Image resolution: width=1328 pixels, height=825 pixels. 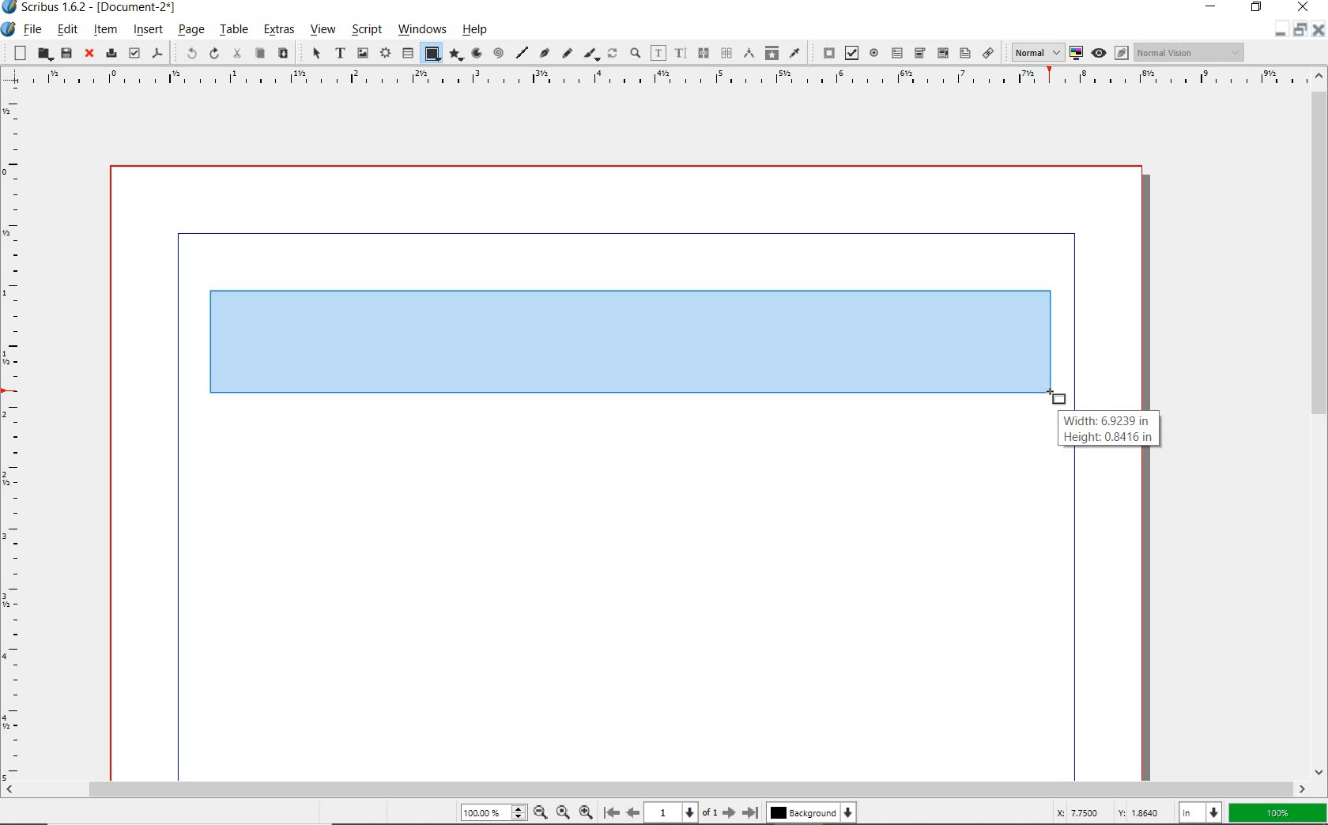 What do you see at coordinates (988, 52) in the screenshot?
I see `link annotation` at bounding box center [988, 52].